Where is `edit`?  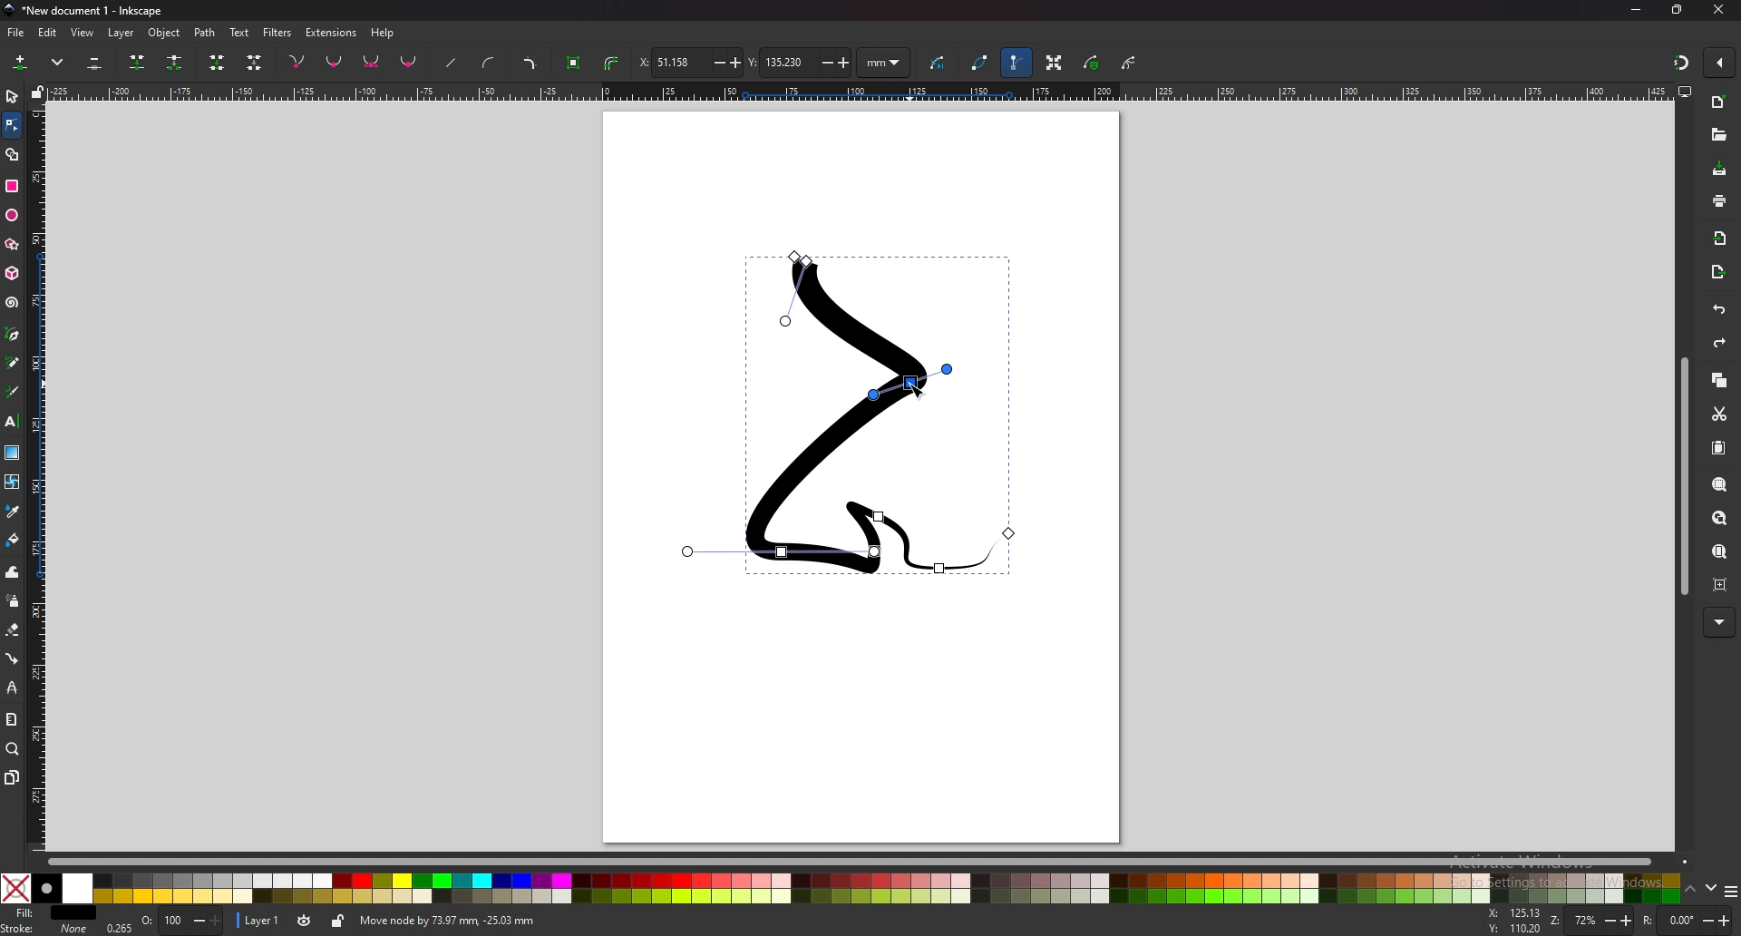
edit is located at coordinates (47, 33).